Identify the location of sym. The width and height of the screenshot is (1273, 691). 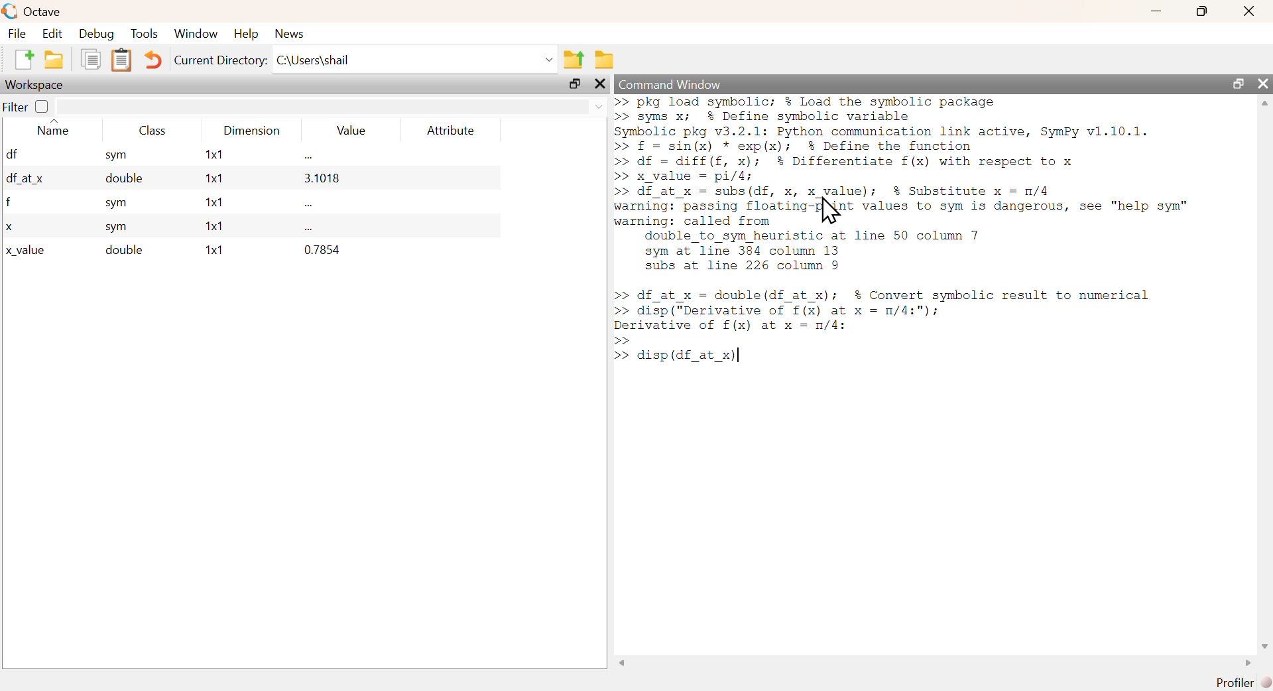
(117, 228).